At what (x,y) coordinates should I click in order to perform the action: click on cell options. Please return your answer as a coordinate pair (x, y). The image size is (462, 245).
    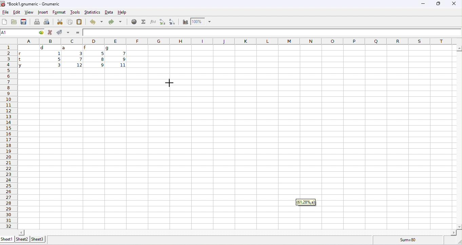
    Looking at the image, I should click on (40, 33).